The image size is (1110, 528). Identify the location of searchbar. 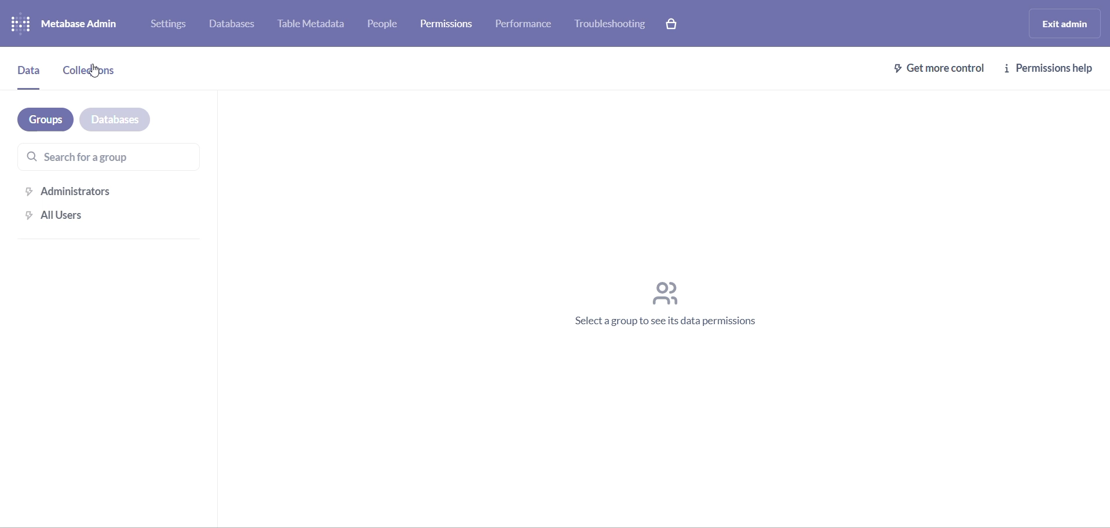
(83, 157).